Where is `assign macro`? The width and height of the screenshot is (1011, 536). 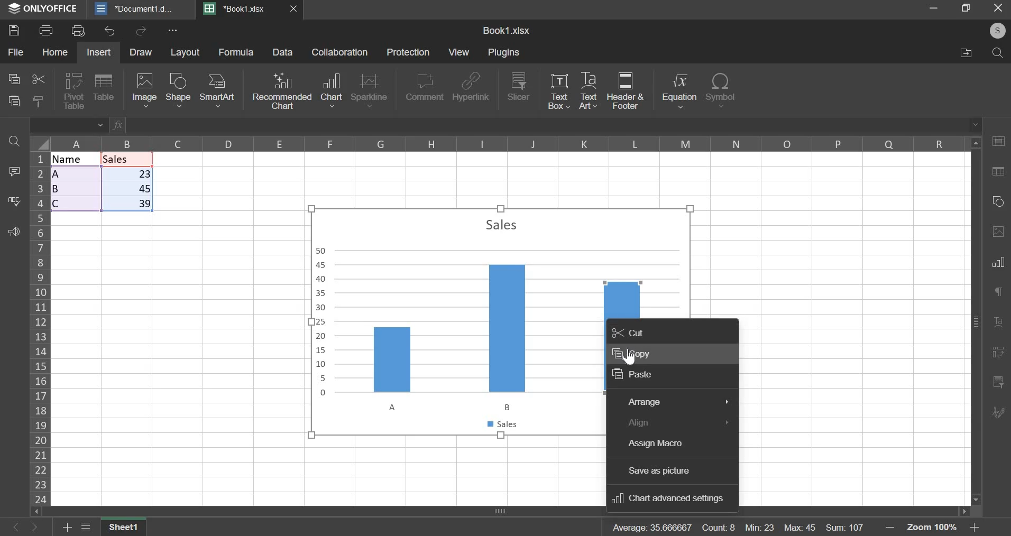
assign macro is located at coordinates (654, 443).